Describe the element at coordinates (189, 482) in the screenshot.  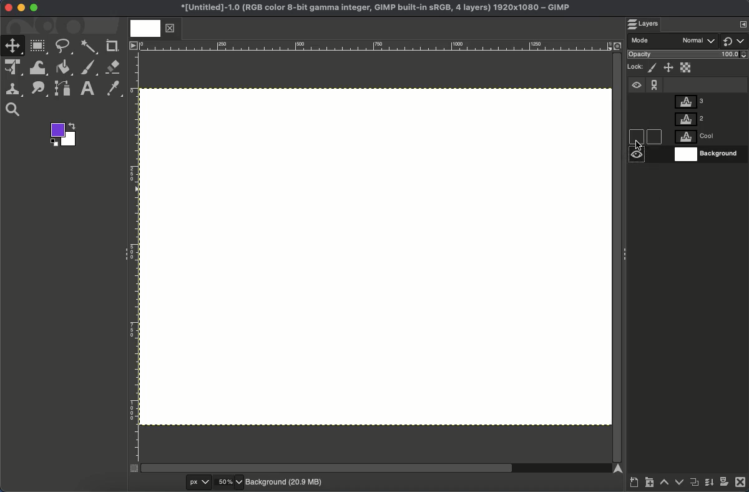
I see `px` at that location.